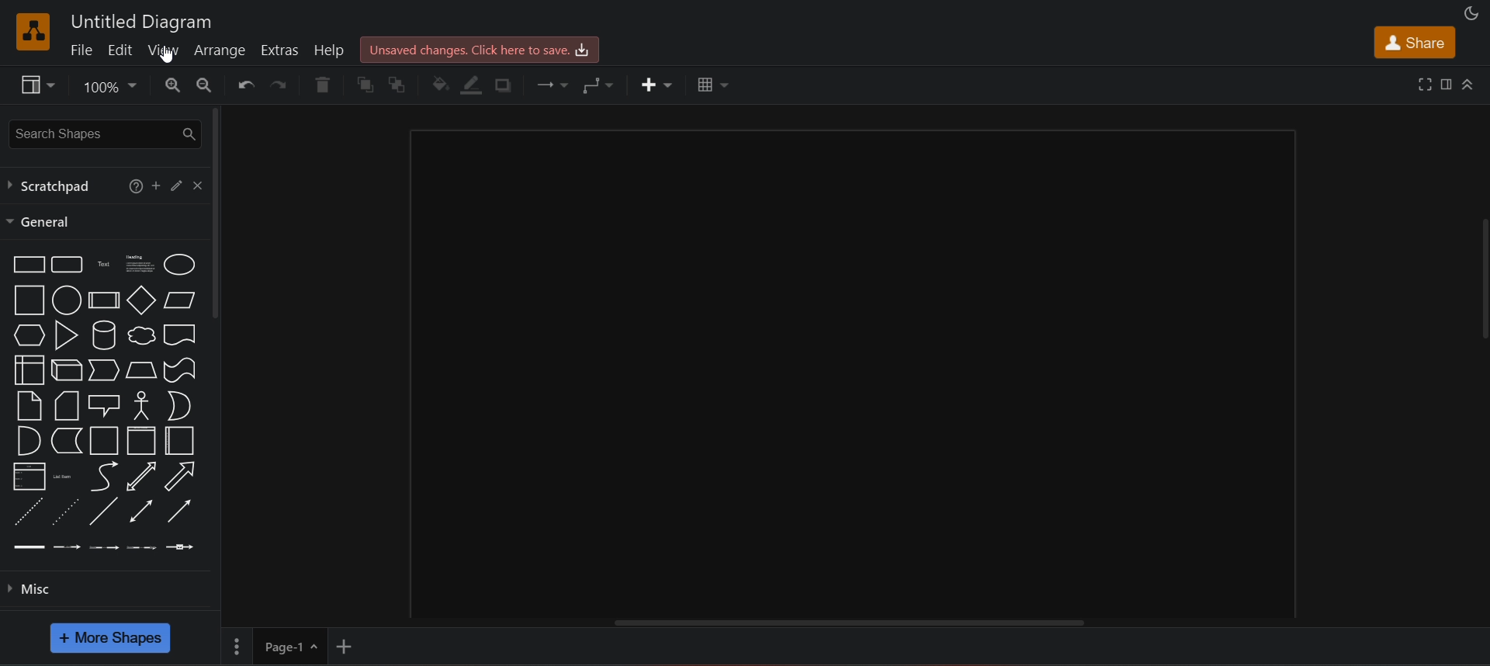 The width and height of the screenshot is (1490, 666). Describe the element at coordinates (245, 85) in the screenshot. I see `undo` at that location.